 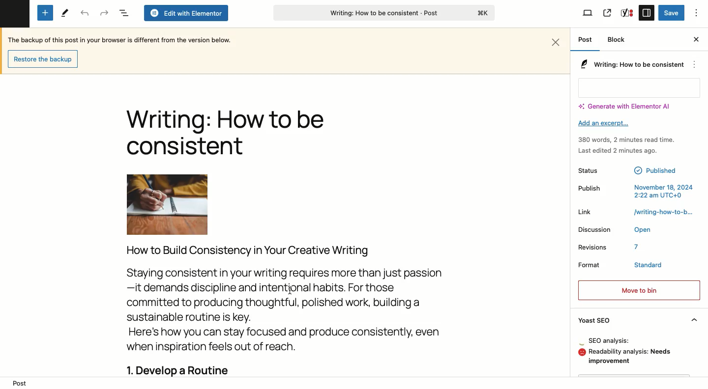 I want to click on Options, so click(x=697, y=13).